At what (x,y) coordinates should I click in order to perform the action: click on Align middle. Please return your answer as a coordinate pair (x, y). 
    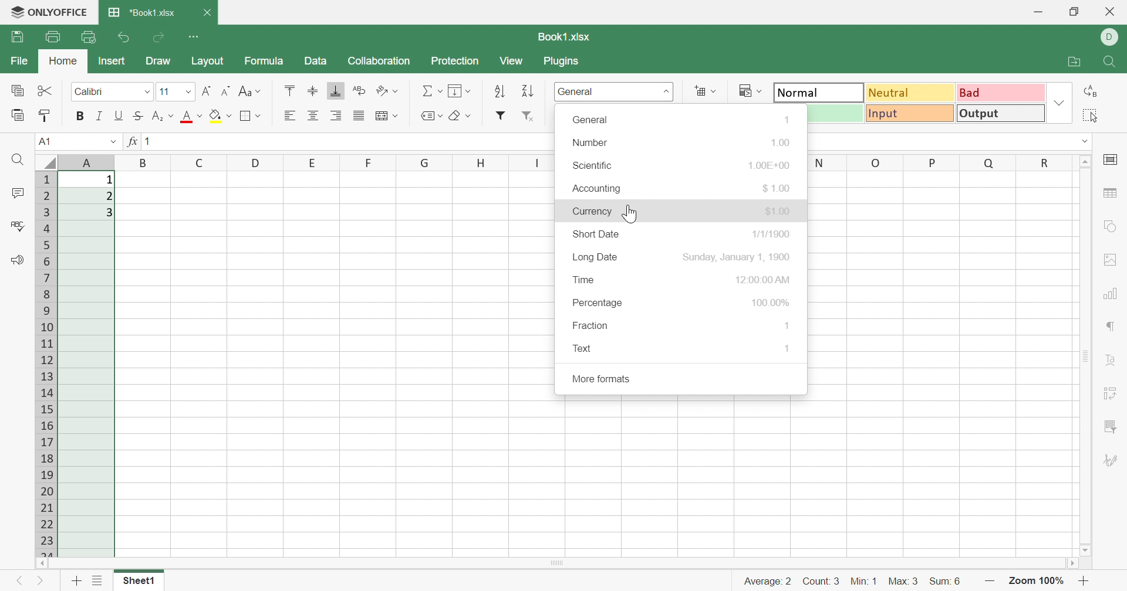
    Looking at the image, I should click on (314, 116).